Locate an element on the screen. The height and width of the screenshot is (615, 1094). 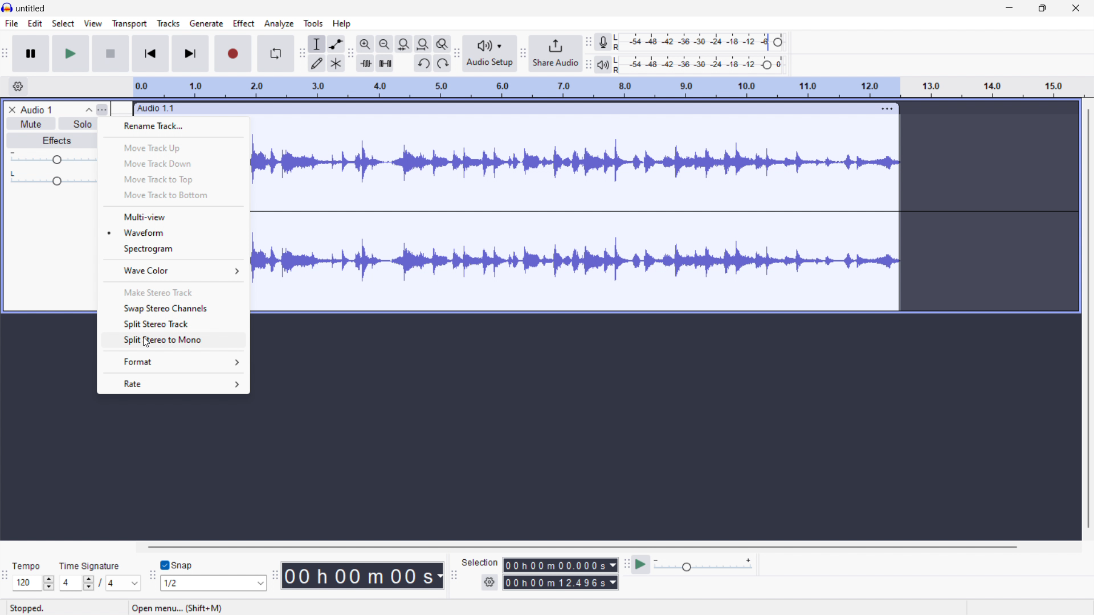
toggle zoom is located at coordinates (443, 44).